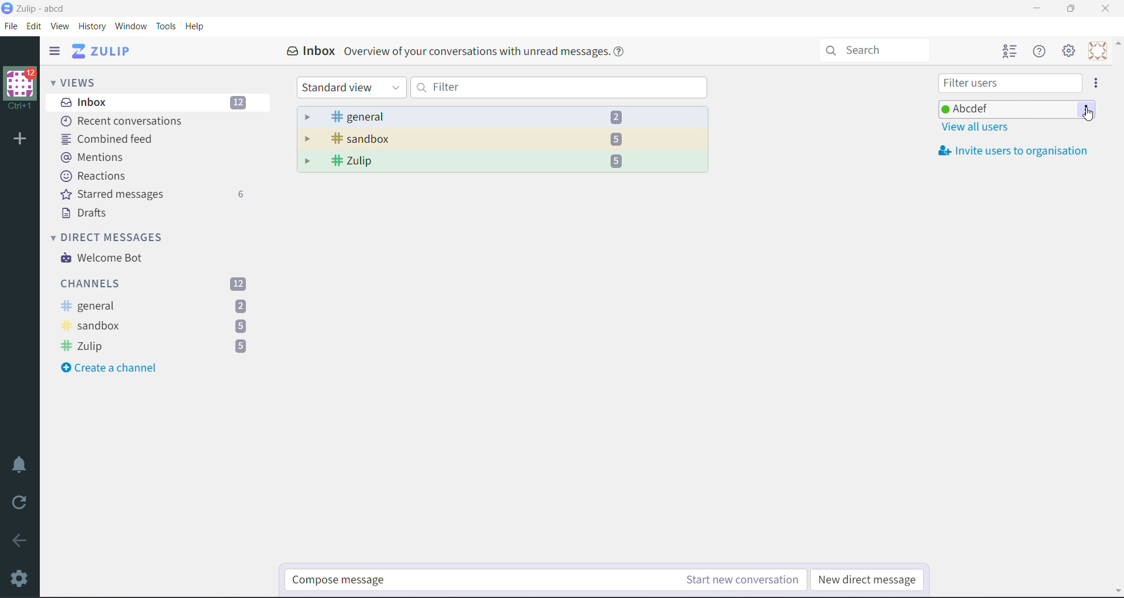  I want to click on Vertical Scroll Bar, so click(1116, 317).